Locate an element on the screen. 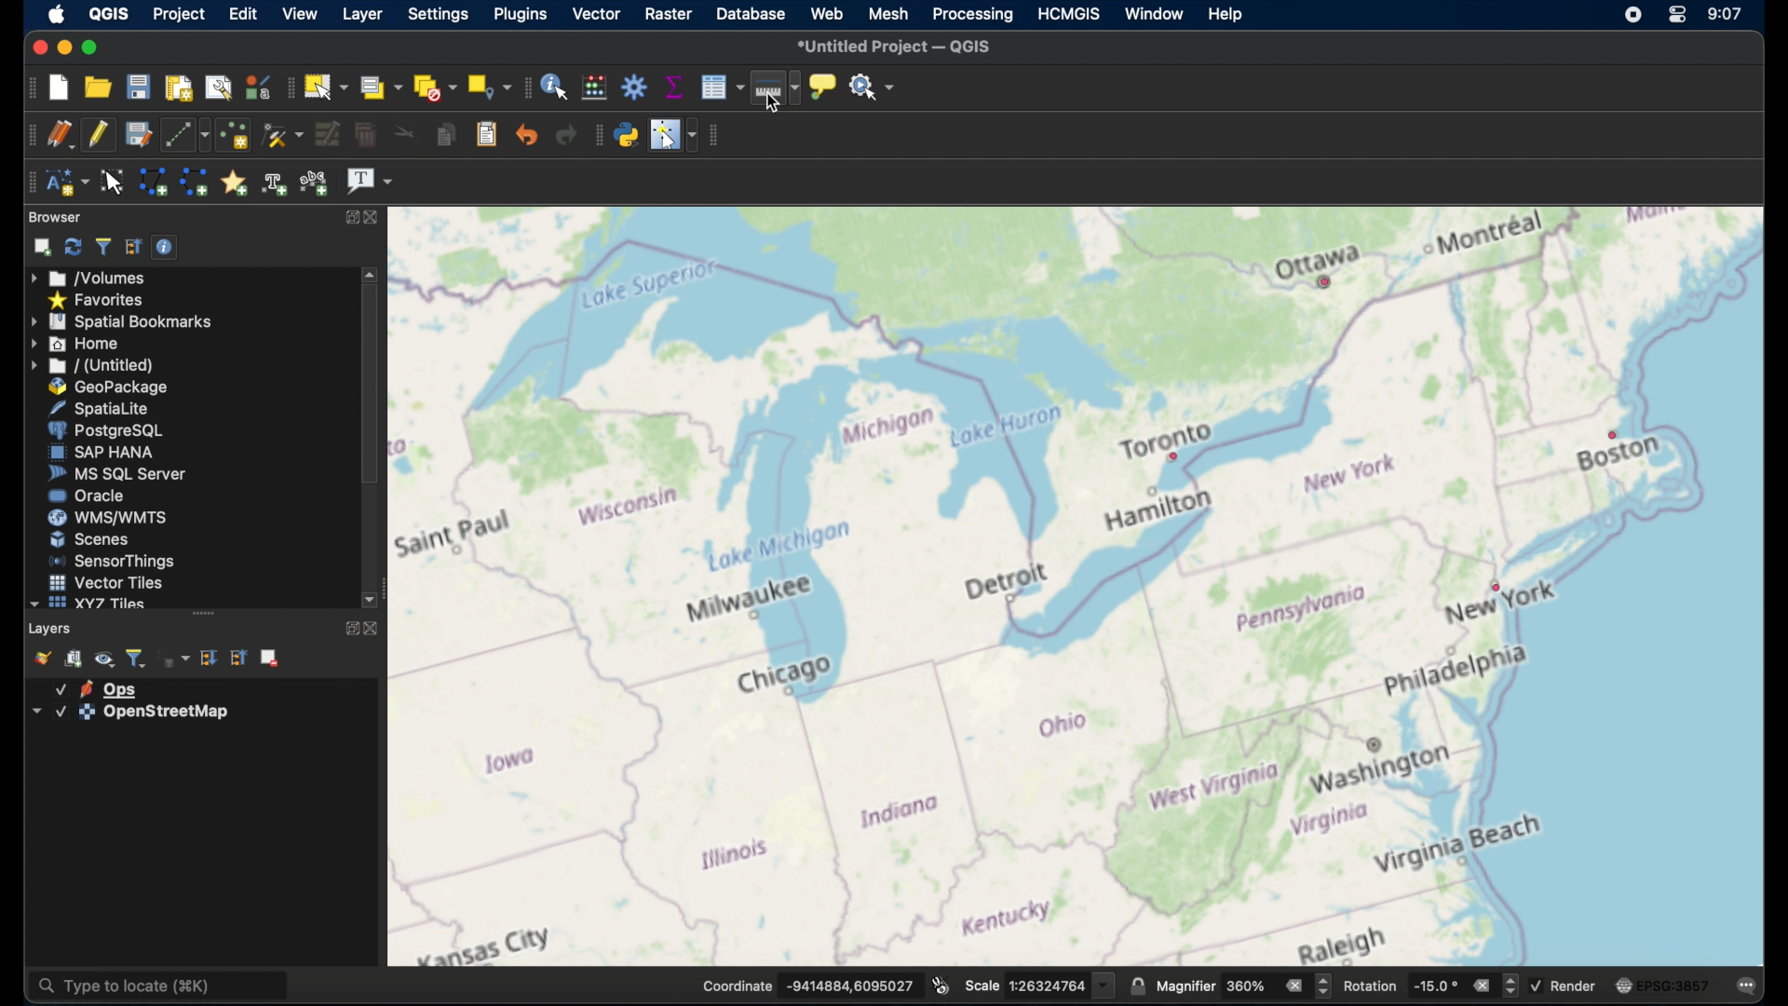  comments is located at coordinates (1748, 984).